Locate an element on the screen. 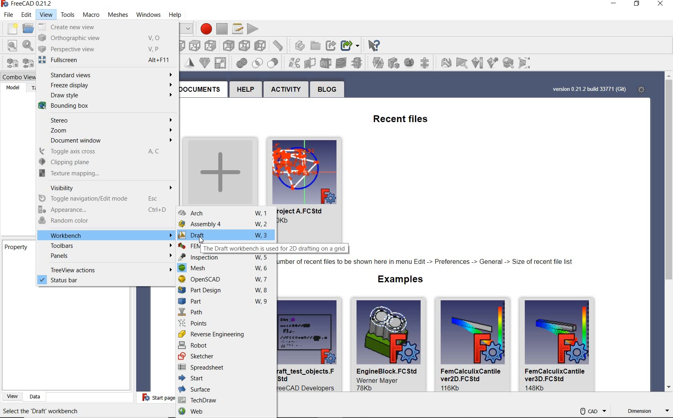 The image size is (673, 418). visibility is located at coordinates (105, 187).